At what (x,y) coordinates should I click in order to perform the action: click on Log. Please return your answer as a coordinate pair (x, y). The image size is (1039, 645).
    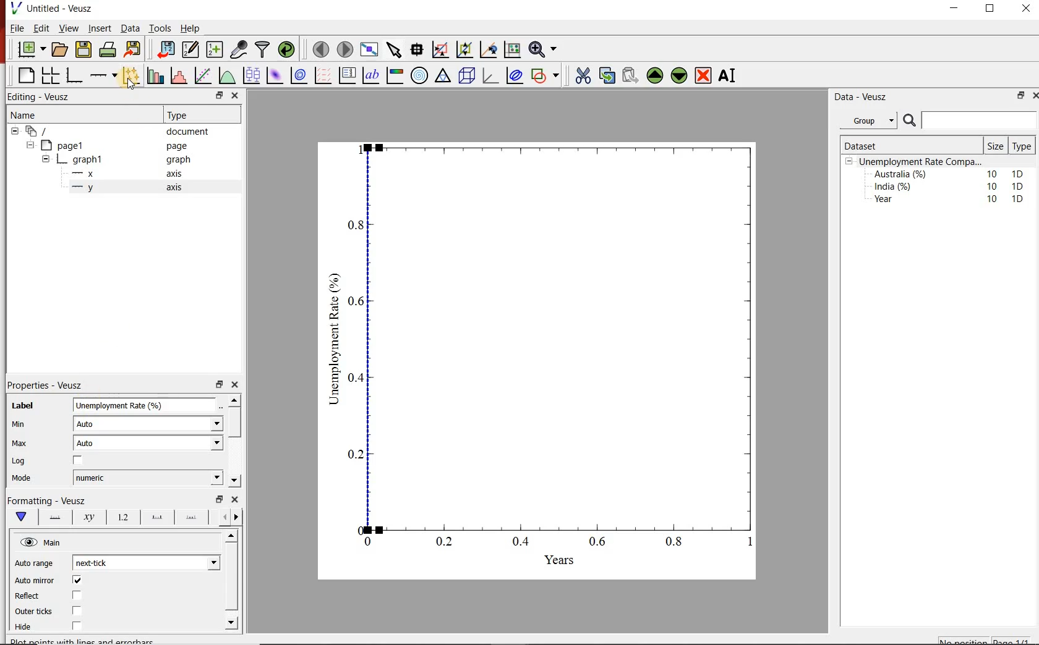
    Looking at the image, I should click on (23, 462).